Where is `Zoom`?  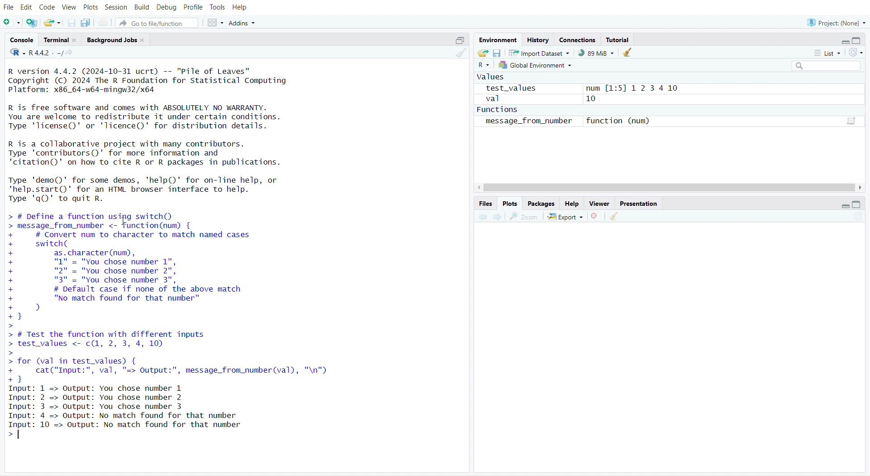 Zoom is located at coordinates (526, 216).